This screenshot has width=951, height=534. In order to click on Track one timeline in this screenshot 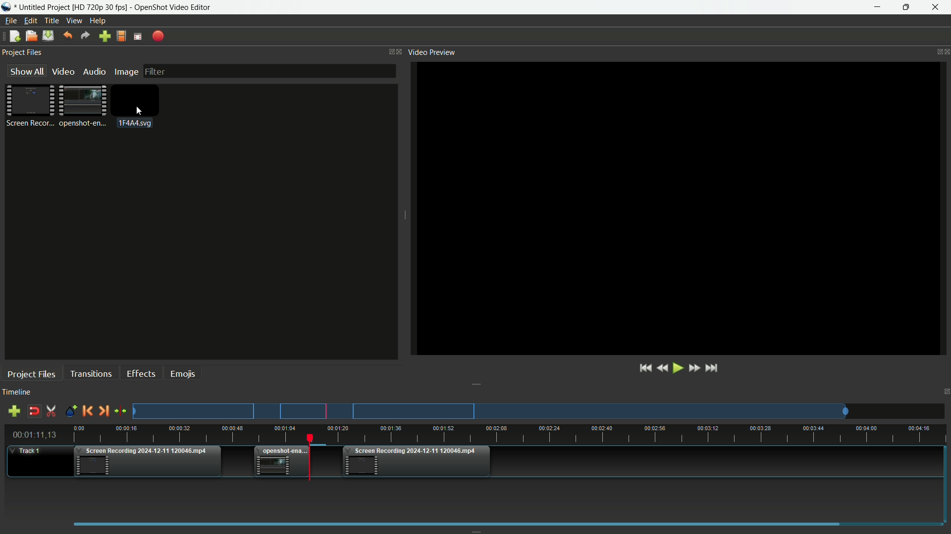, I will do `click(28, 451)`.